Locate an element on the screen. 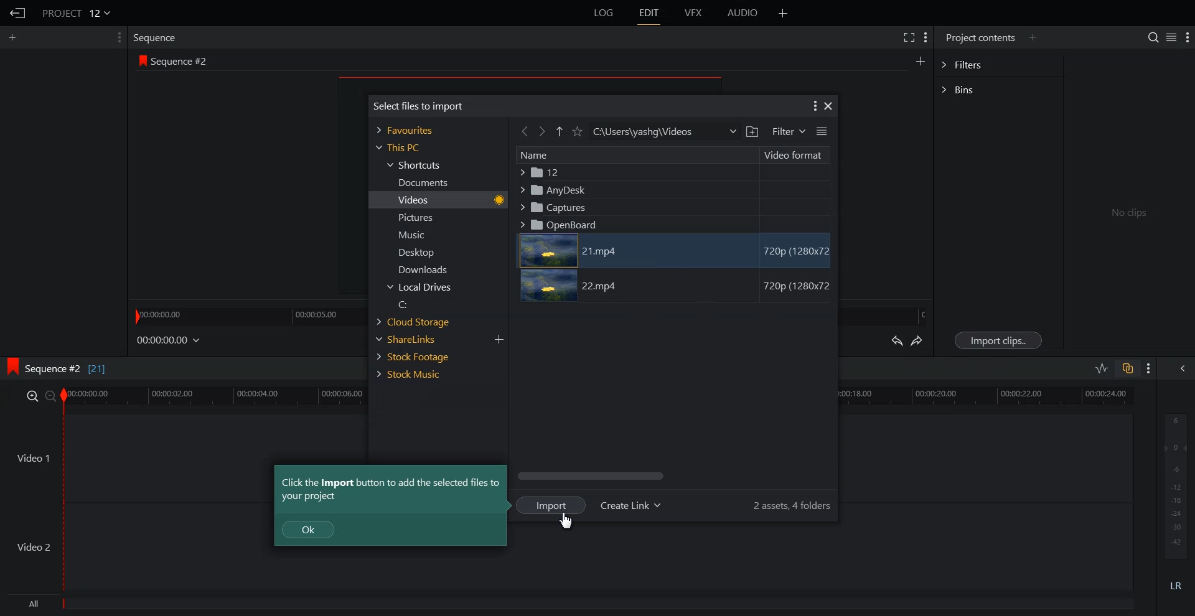 This screenshot has height=616, width=1195. Go Back is located at coordinates (524, 131).